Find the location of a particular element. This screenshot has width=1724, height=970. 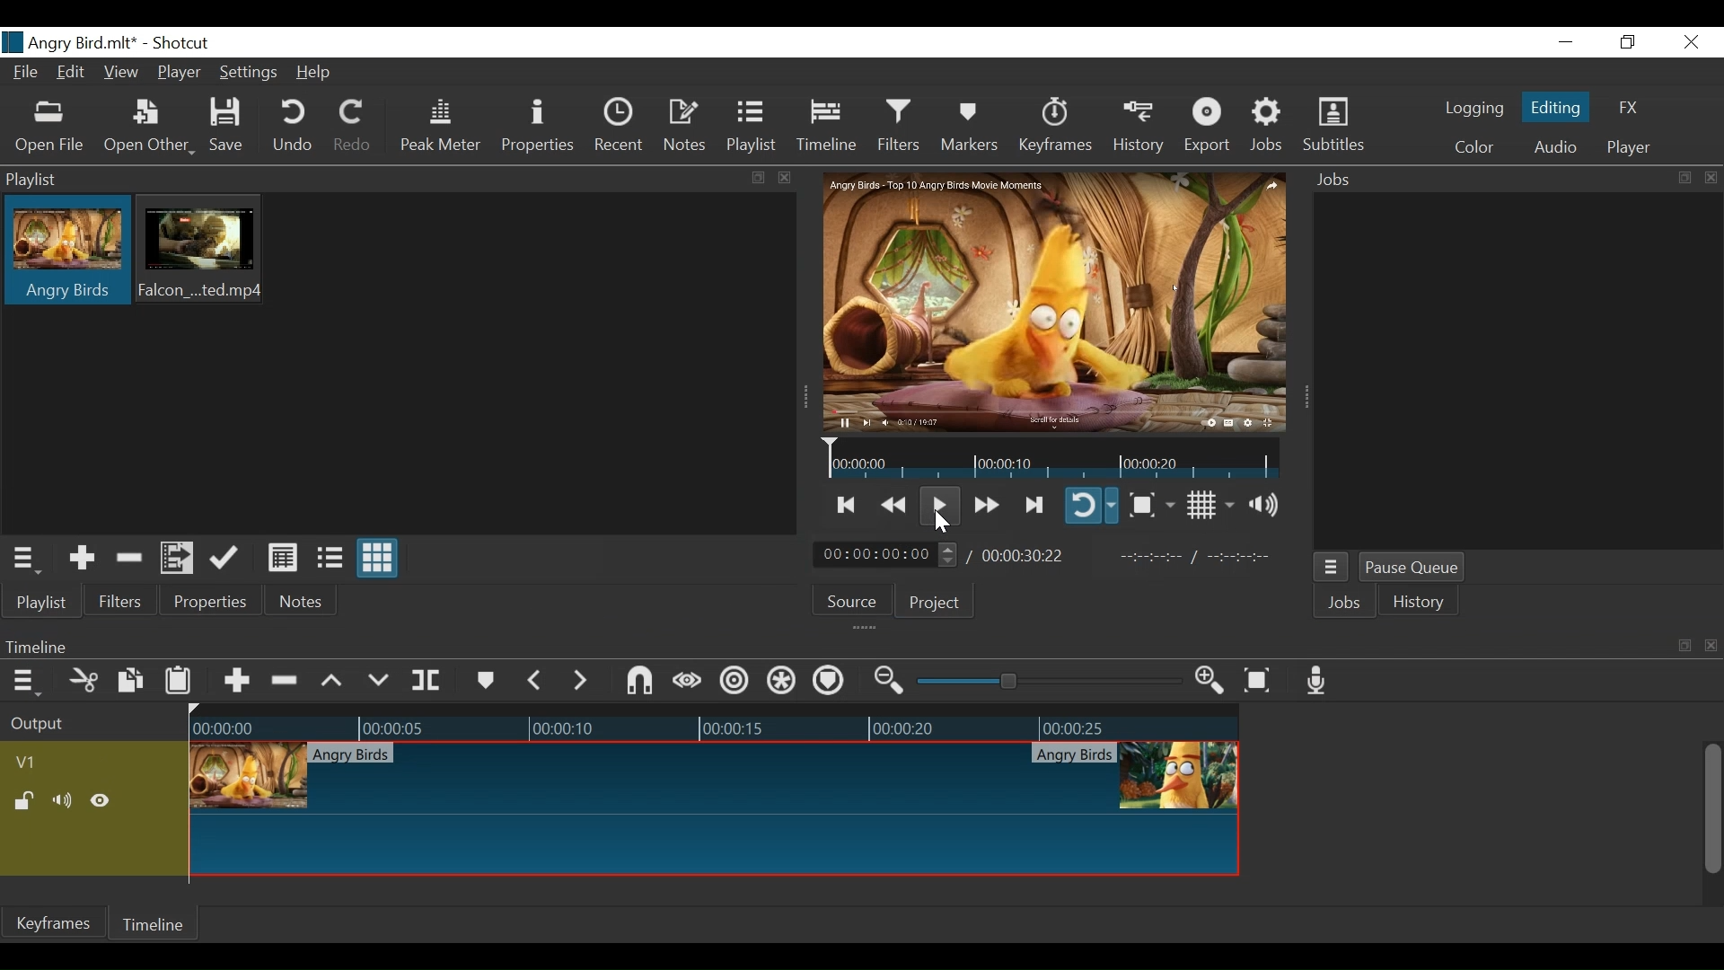

Peak Meter is located at coordinates (440, 128).